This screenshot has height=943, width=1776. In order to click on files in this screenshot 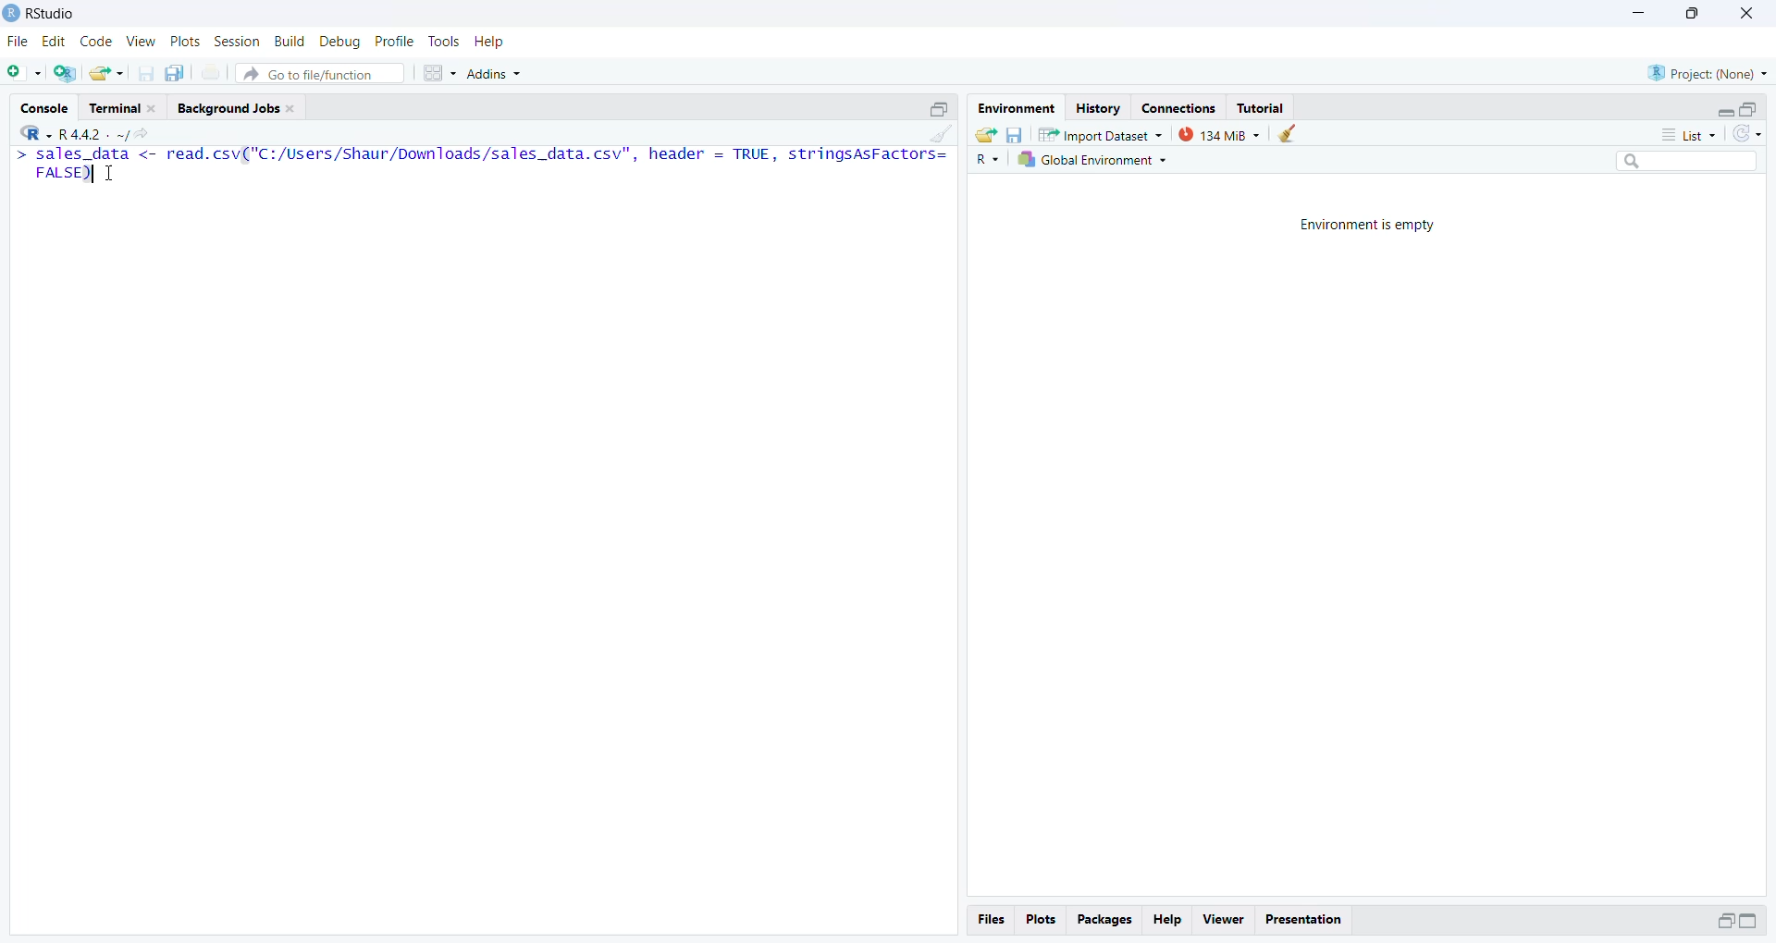, I will do `click(992, 921)`.